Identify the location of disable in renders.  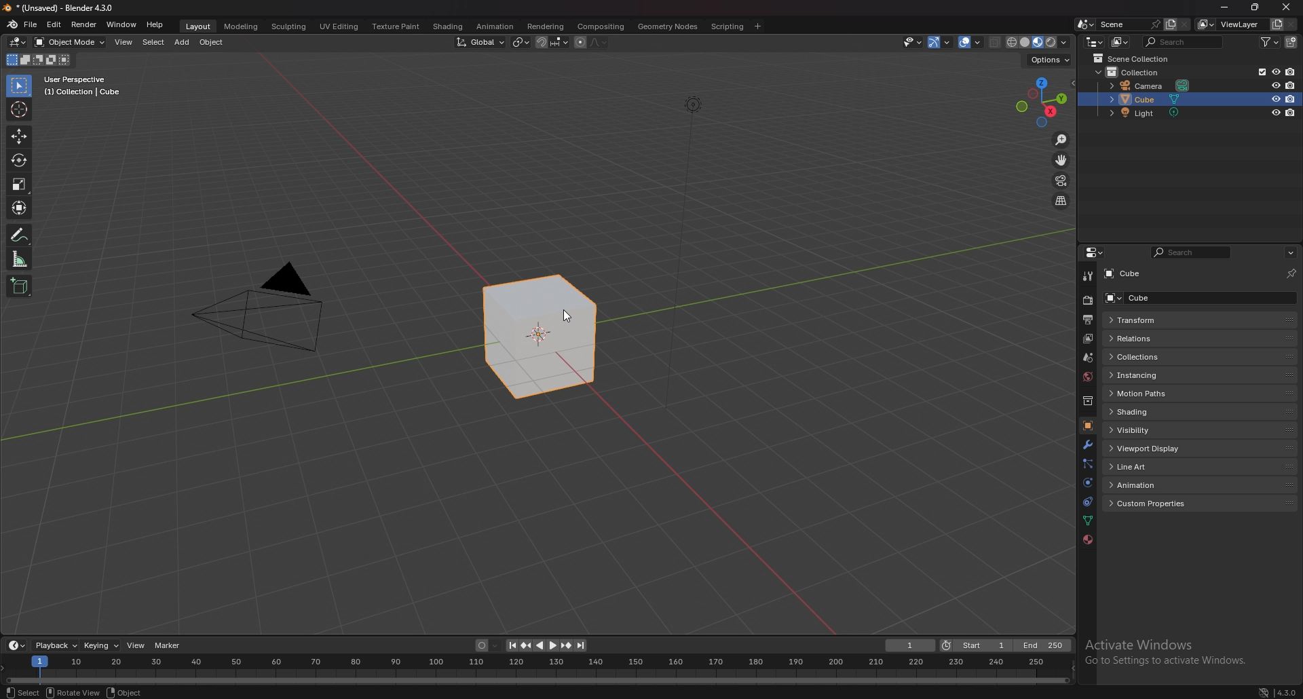
(1291, 71).